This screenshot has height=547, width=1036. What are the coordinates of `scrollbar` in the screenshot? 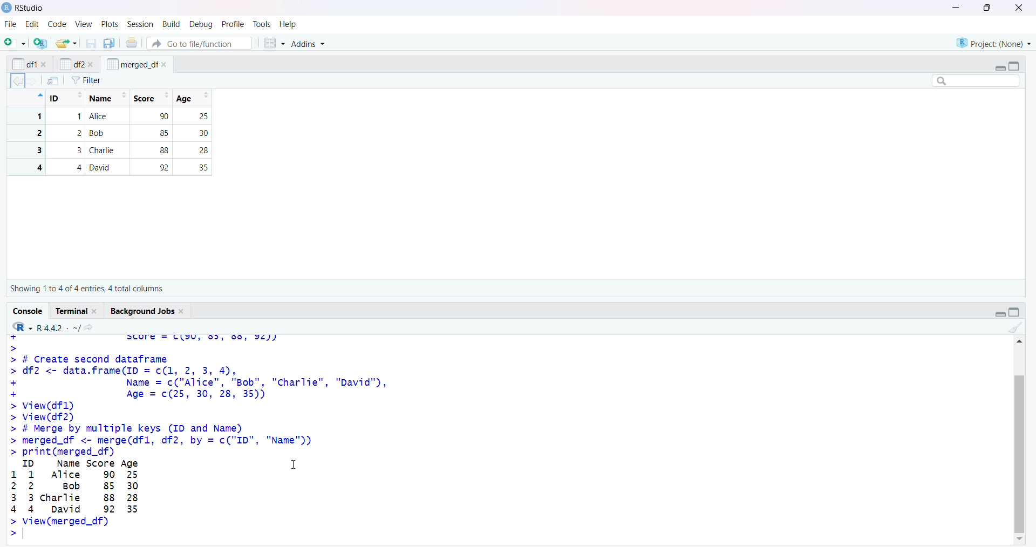 It's located at (1020, 449).